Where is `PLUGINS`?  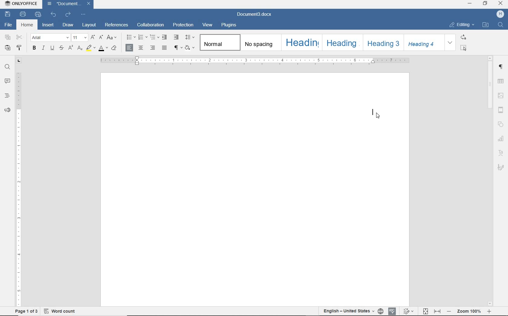
PLUGINS is located at coordinates (229, 25).